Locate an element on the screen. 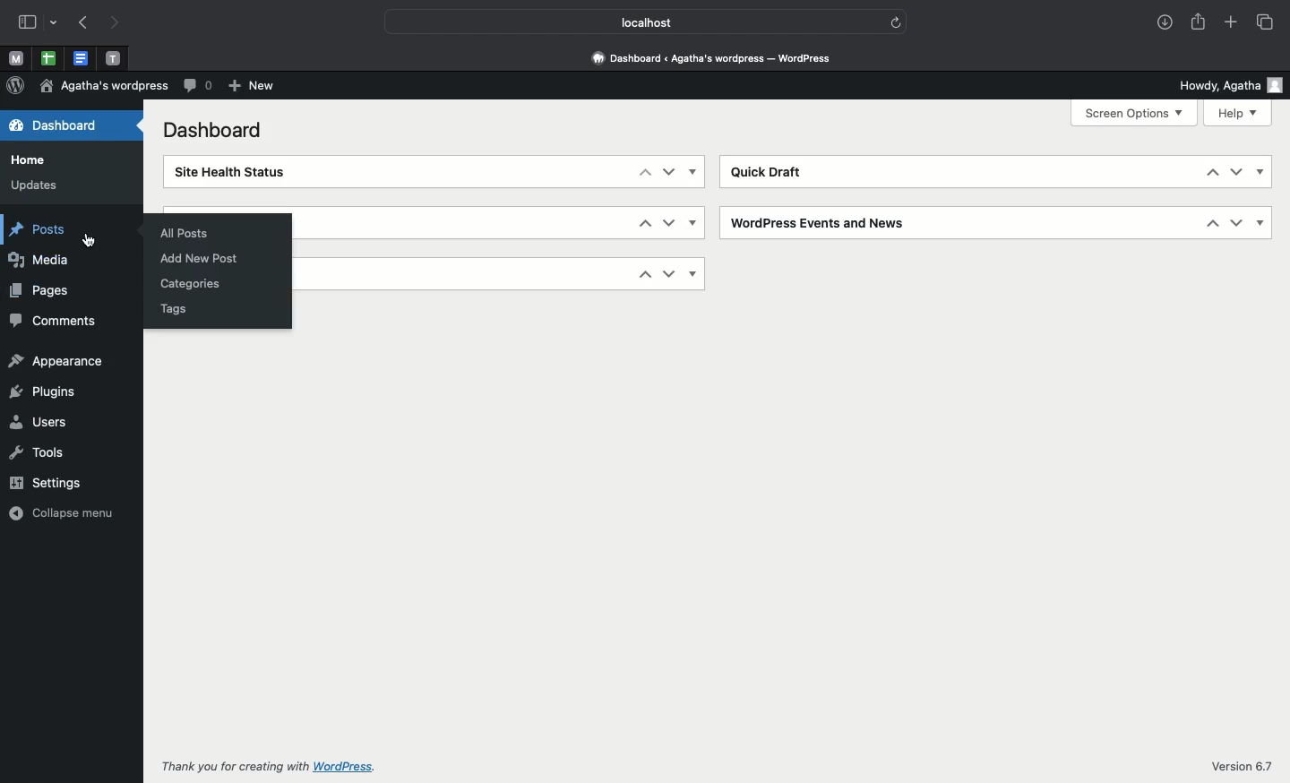  down is located at coordinates (1235, 173).